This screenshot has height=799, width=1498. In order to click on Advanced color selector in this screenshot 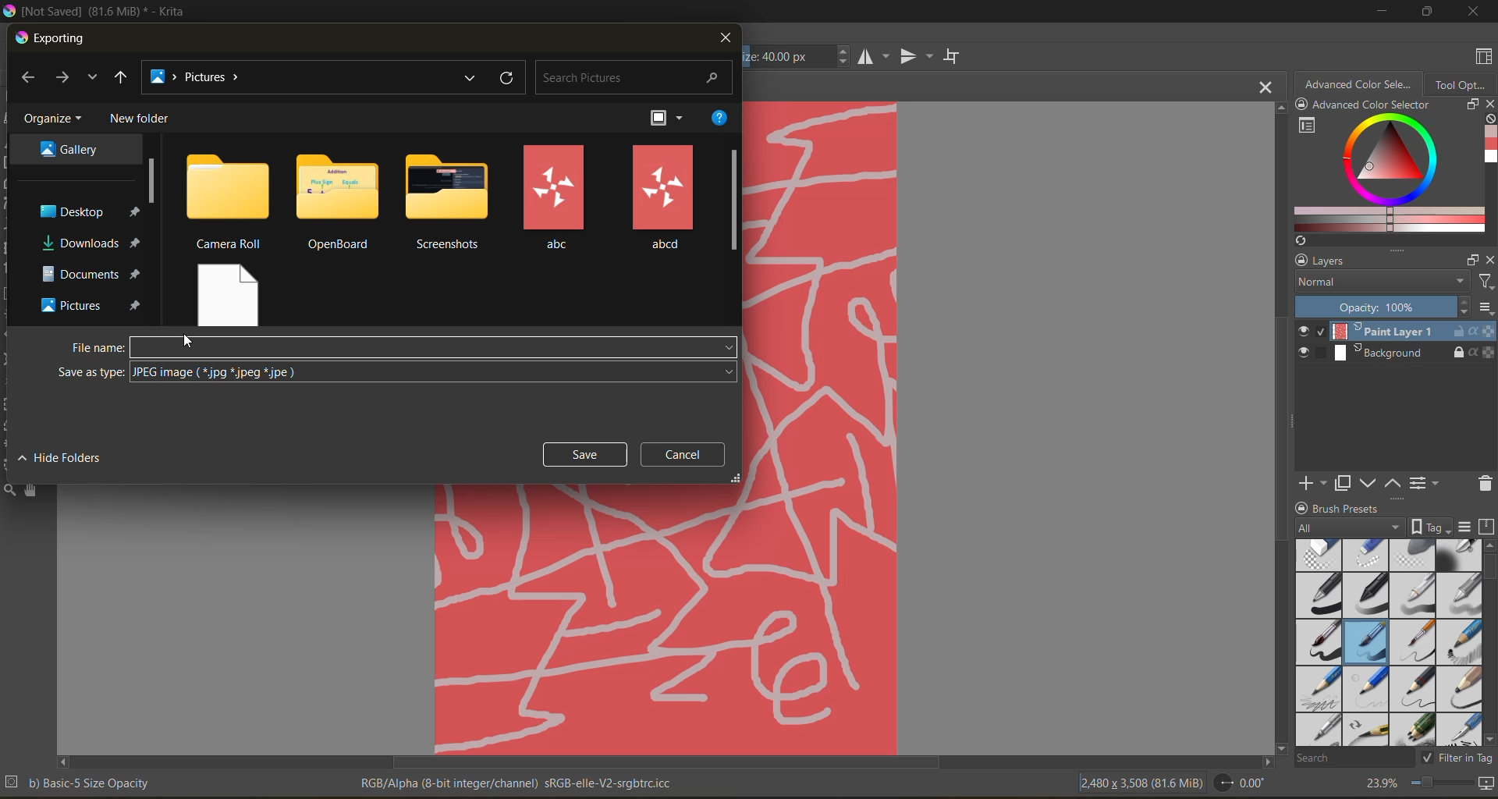, I will do `click(1371, 106)`.